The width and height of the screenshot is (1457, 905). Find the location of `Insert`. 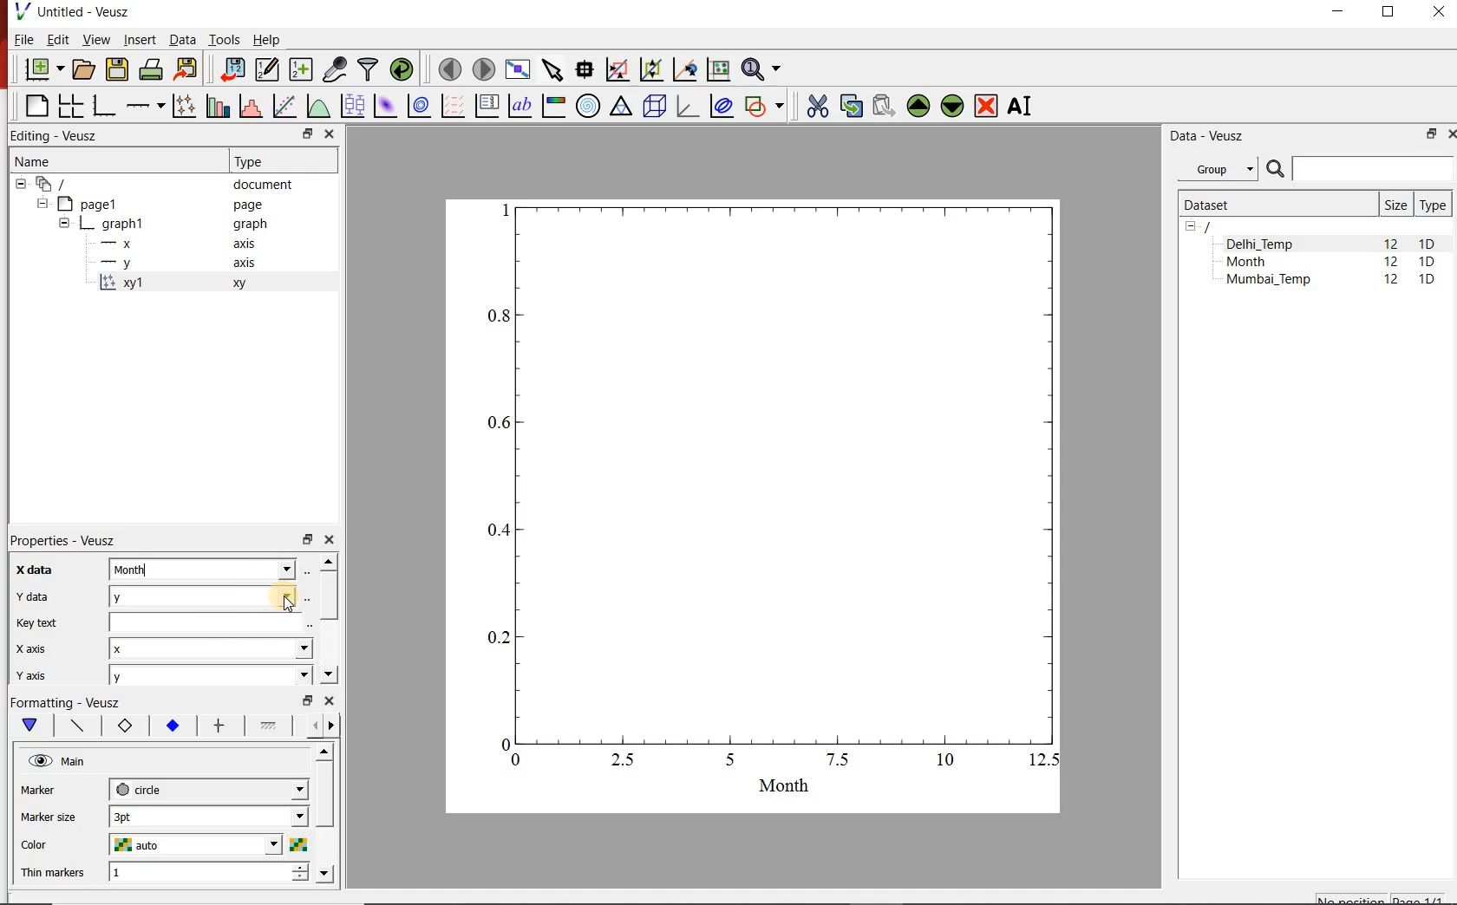

Insert is located at coordinates (139, 38).